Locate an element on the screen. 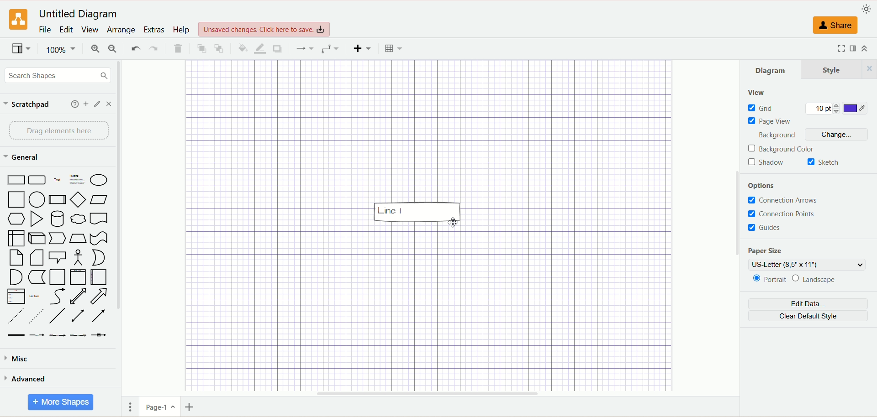 This screenshot has width=877, height=417. edit data is located at coordinates (807, 305).